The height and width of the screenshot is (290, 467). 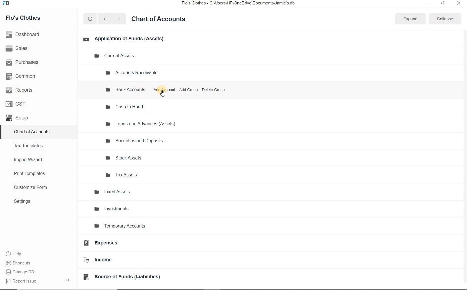 I want to click on Dashboard, so click(x=25, y=34).